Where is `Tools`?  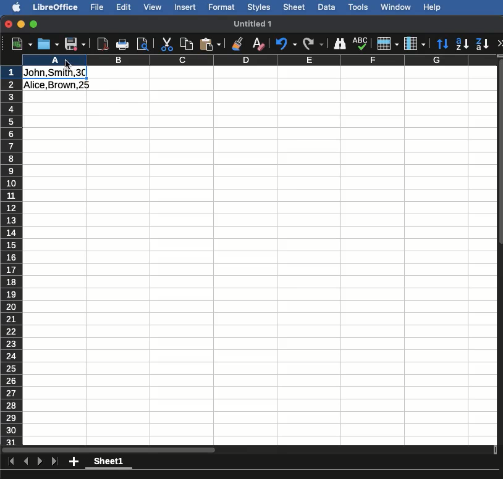
Tools is located at coordinates (359, 7).